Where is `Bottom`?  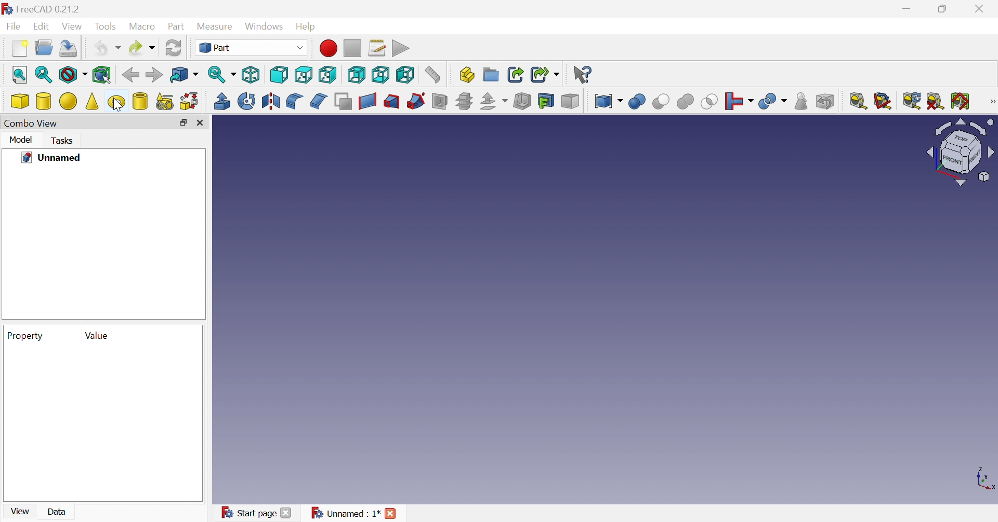 Bottom is located at coordinates (380, 75).